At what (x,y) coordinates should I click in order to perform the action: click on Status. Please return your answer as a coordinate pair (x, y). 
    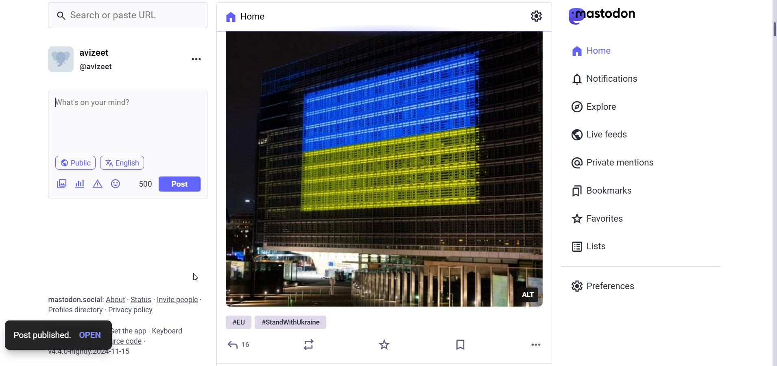
    Looking at the image, I should click on (141, 299).